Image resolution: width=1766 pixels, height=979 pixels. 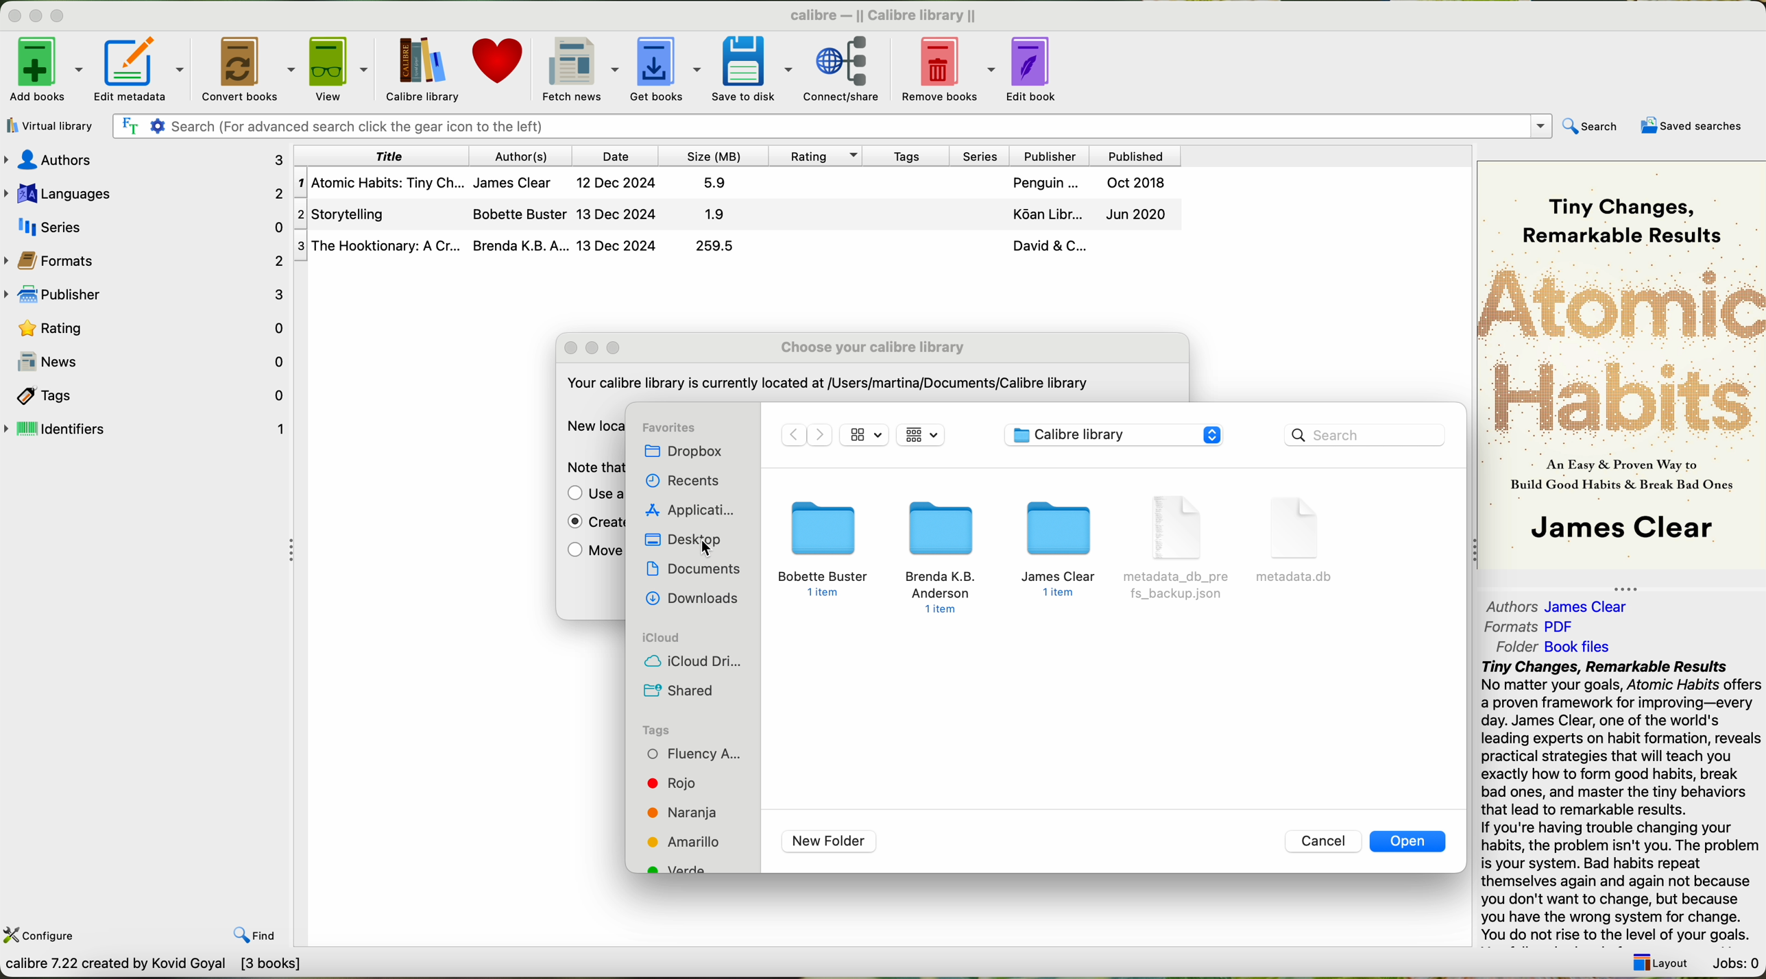 I want to click on calibre library location, so click(x=1115, y=434).